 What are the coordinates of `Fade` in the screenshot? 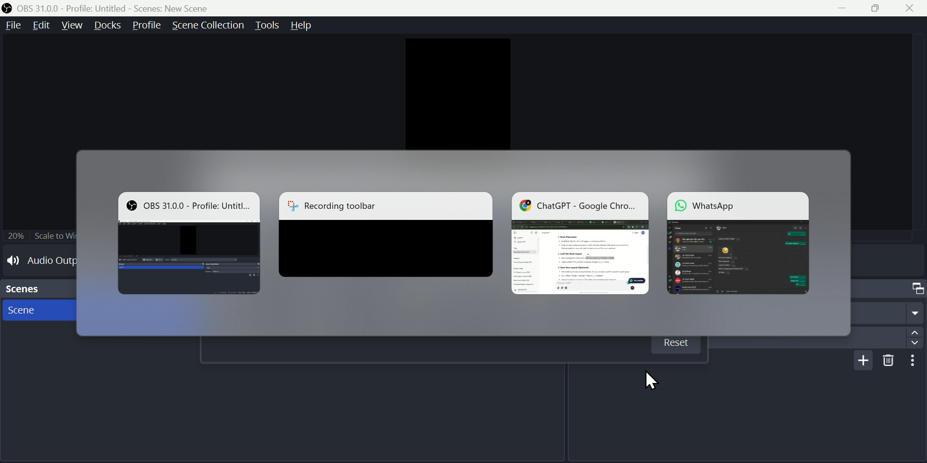 It's located at (888, 313).